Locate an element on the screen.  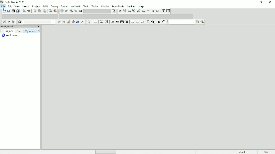
View is located at coordinates (17, 6).